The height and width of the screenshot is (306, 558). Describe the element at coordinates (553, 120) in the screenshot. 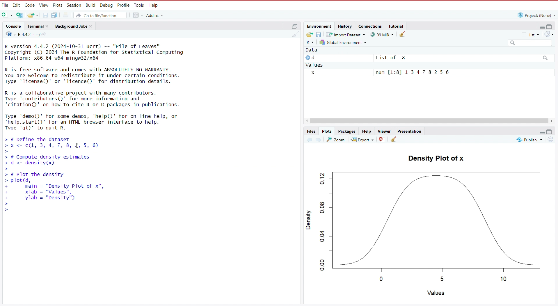

I see `move right` at that location.